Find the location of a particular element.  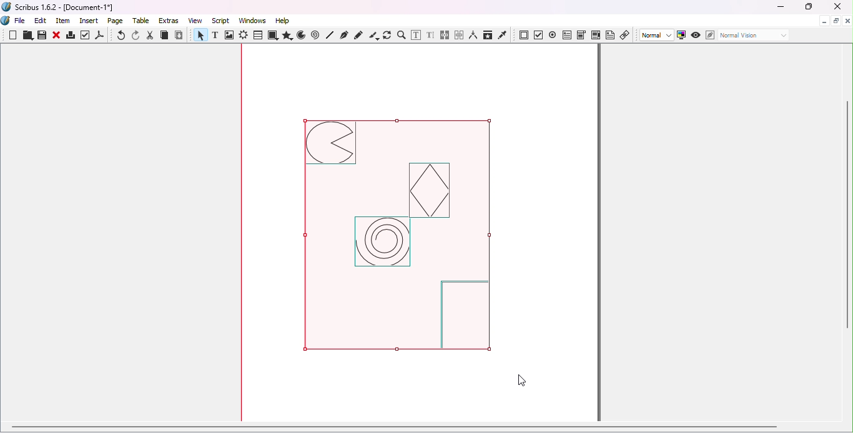

Select the visual appearance of the display is located at coordinates (753, 36).